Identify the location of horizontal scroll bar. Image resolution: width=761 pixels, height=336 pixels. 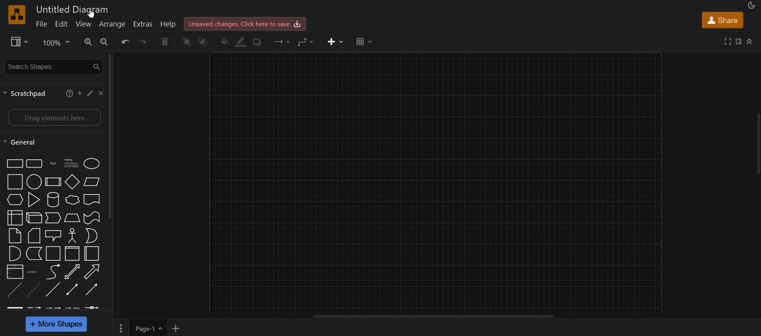
(434, 317).